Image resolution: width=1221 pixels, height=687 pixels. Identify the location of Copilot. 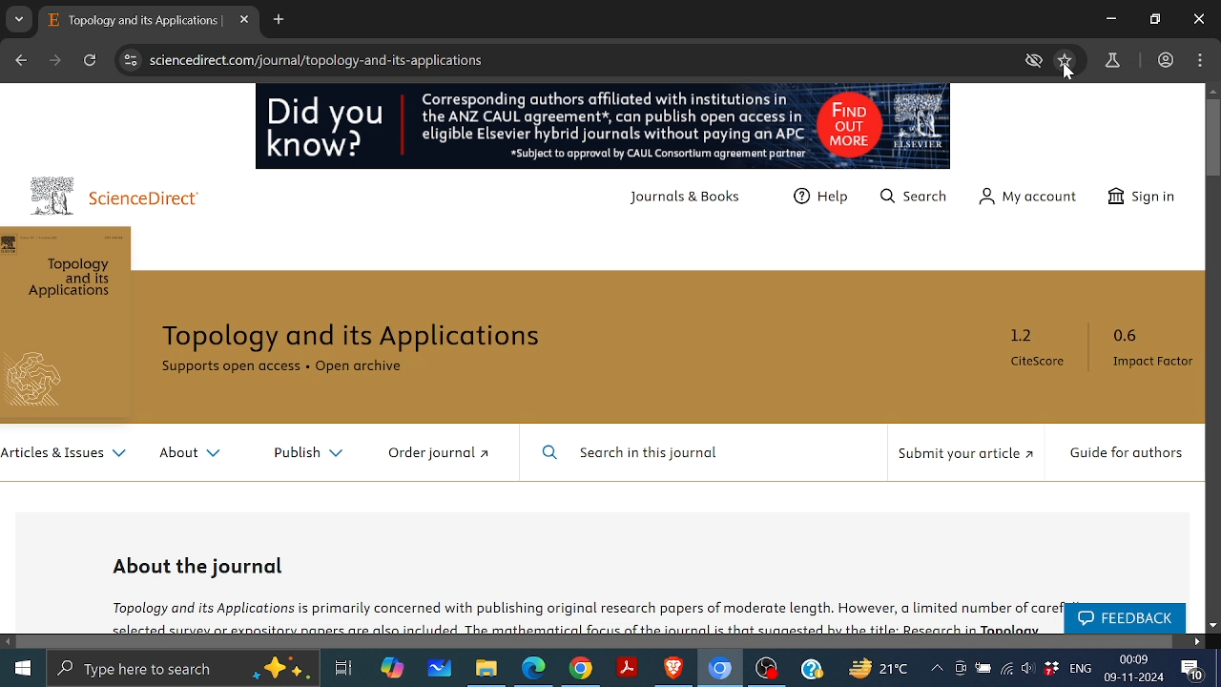
(389, 669).